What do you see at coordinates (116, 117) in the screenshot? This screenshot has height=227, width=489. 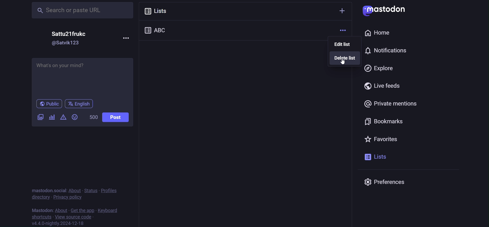 I see `post` at bounding box center [116, 117].